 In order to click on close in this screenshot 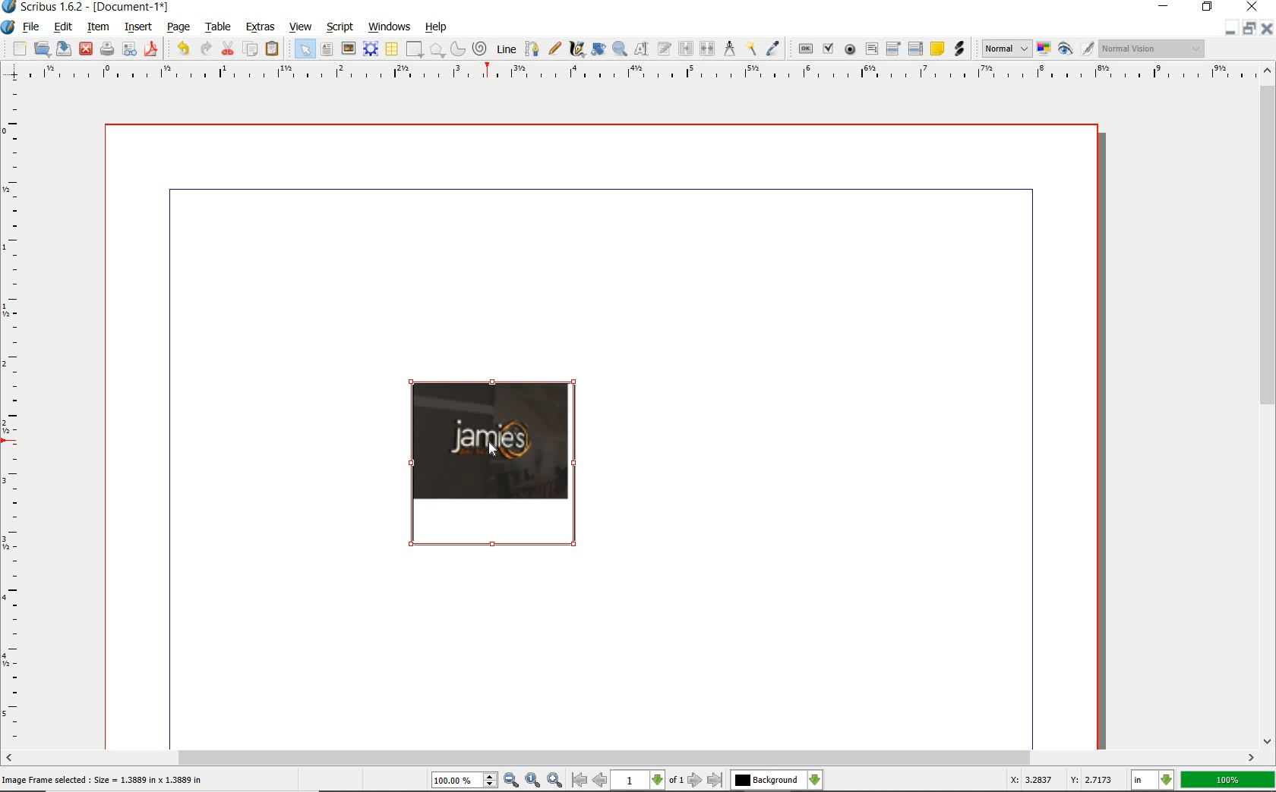, I will do `click(87, 48)`.